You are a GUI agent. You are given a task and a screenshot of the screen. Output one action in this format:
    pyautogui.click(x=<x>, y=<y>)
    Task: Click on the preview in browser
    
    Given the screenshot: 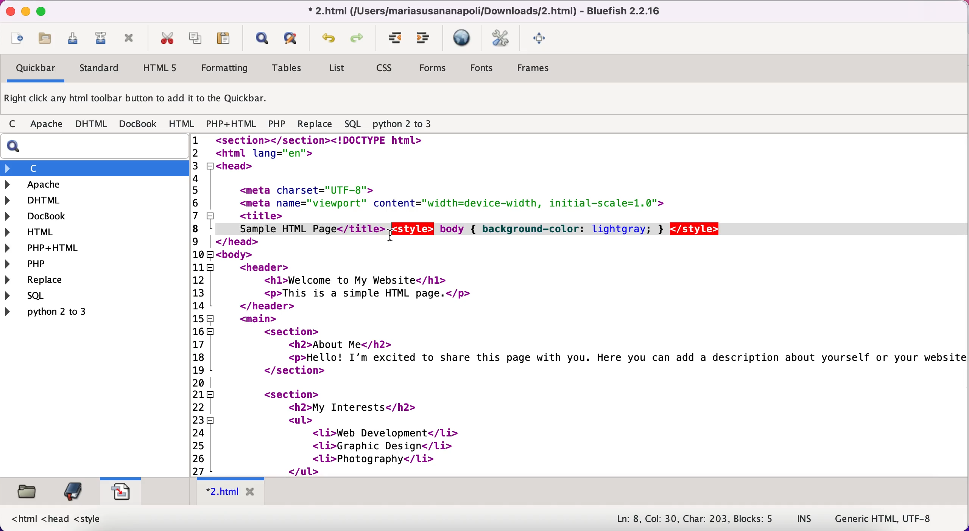 What is the action you would take?
    pyautogui.click(x=463, y=38)
    